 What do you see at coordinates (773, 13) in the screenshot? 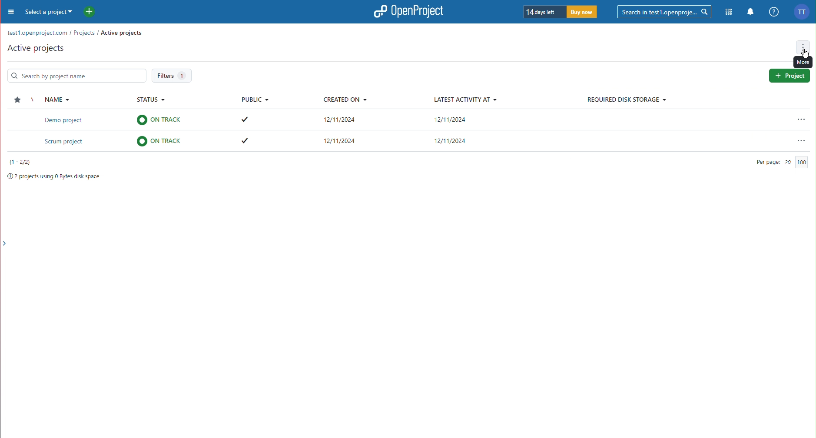
I see `Help` at bounding box center [773, 13].